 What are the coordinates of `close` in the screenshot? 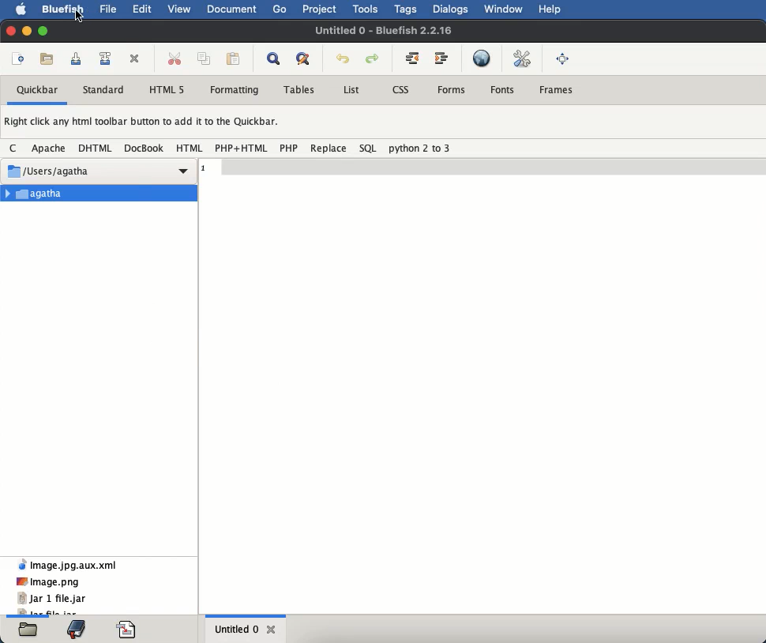 It's located at (272, 630).